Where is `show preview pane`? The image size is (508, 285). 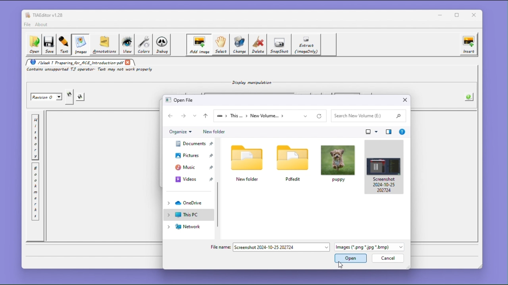
show preview pane is located at coordinates (389, 131).